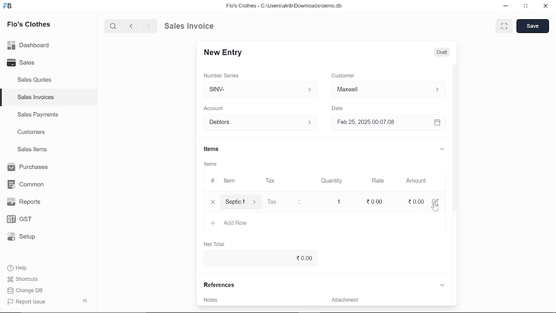  Describe the element at coordinates (442, 285) in the screenshot. I see `expand reference` at that location.